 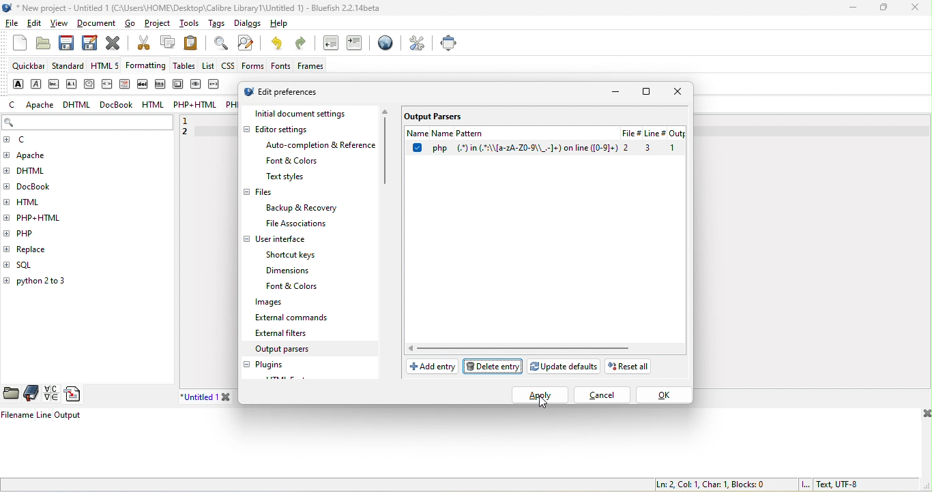 What do you see at coordinates (628, 132) in the screenshot?
I see `File` at bounding box center [628, 132].